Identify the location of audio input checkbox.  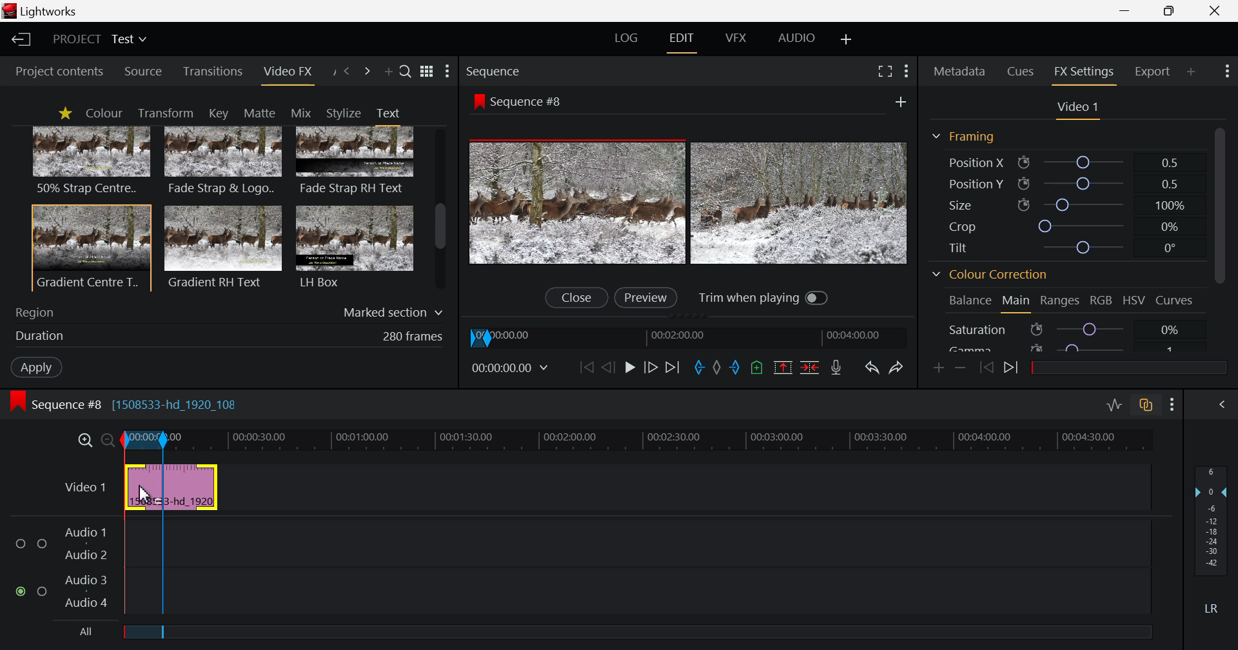
(28, 568).